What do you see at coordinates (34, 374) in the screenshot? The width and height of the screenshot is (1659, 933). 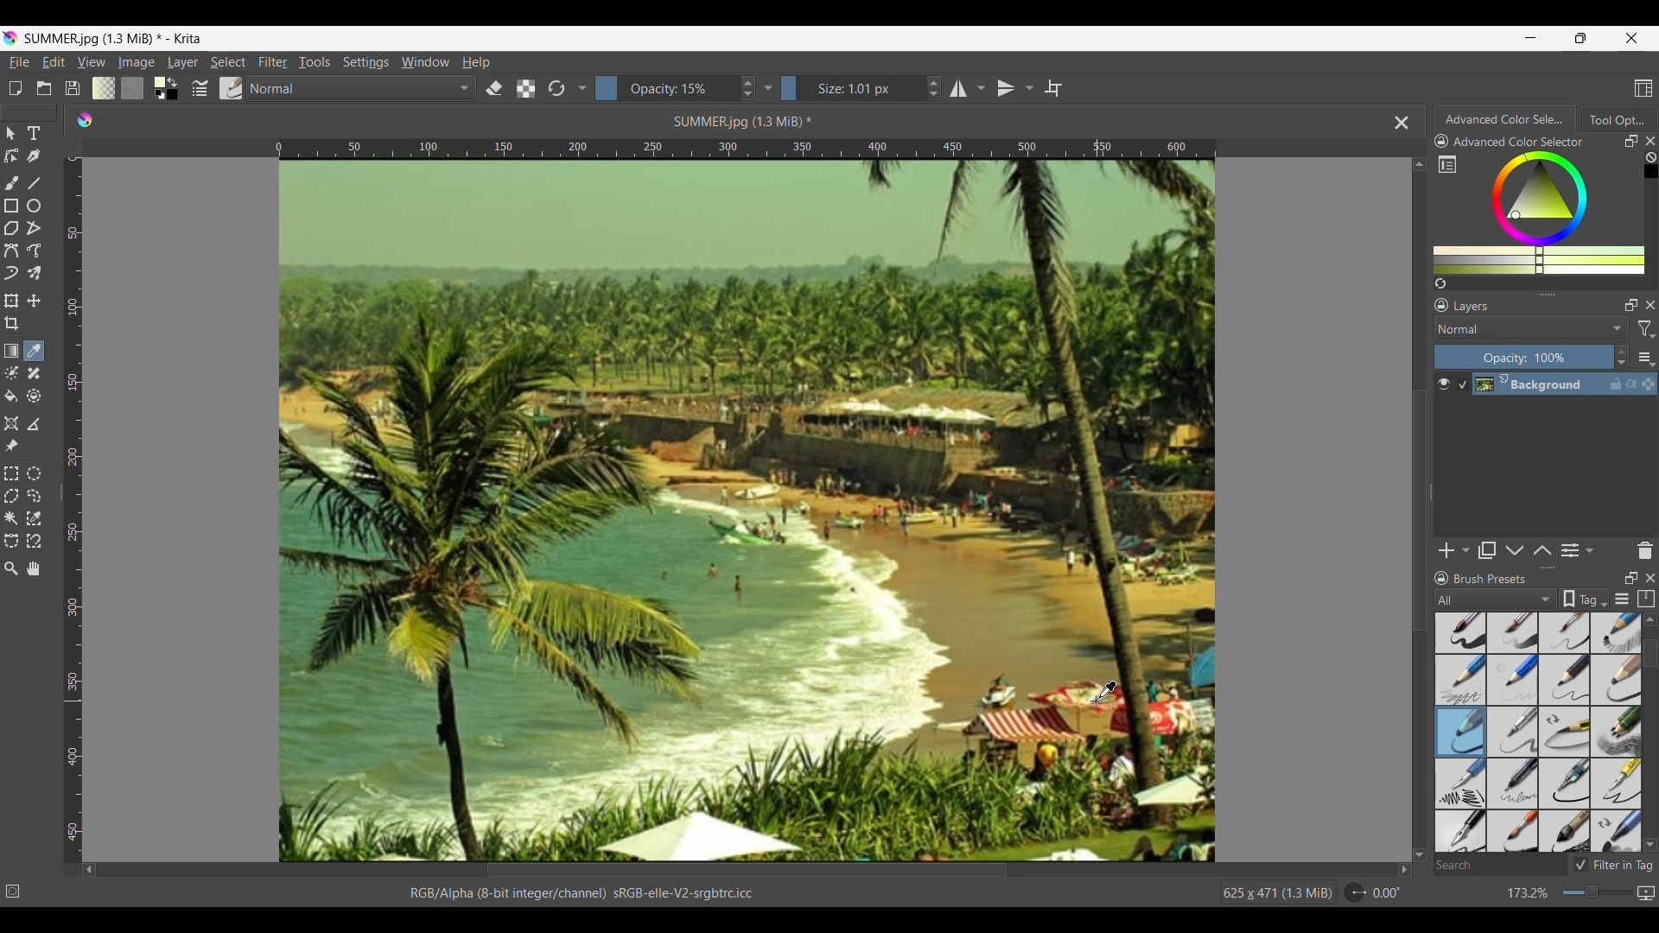 I see `Smart patch tool` at bounding box center [34, 374].